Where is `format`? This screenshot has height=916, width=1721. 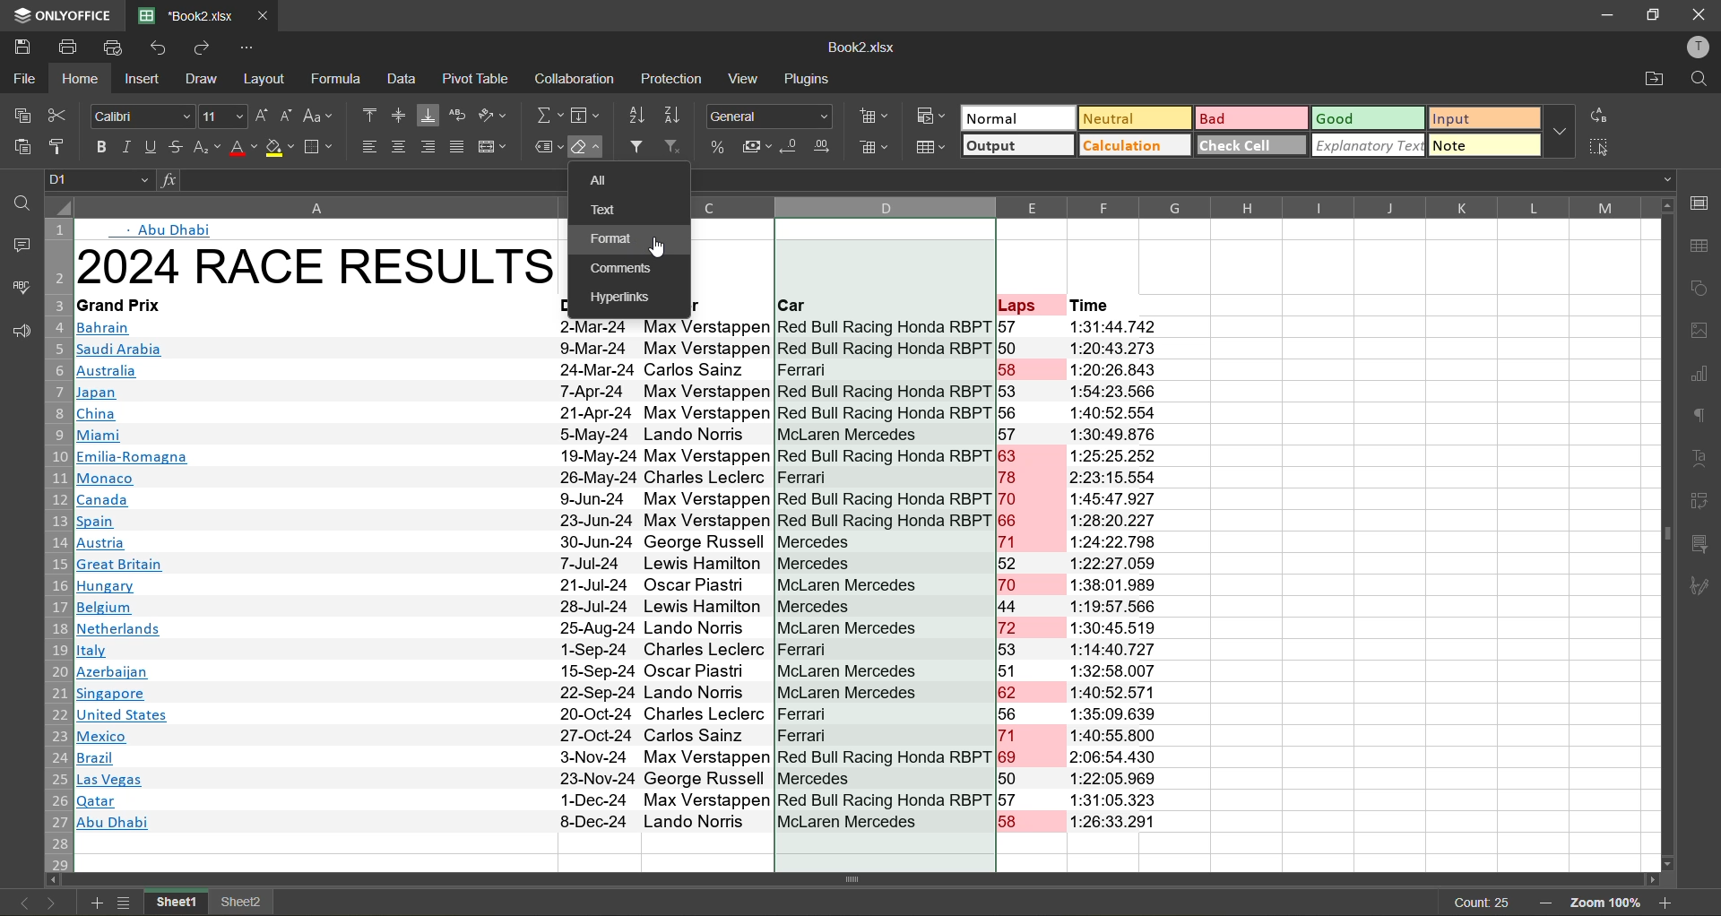
format is located at coordinates (618, 239).